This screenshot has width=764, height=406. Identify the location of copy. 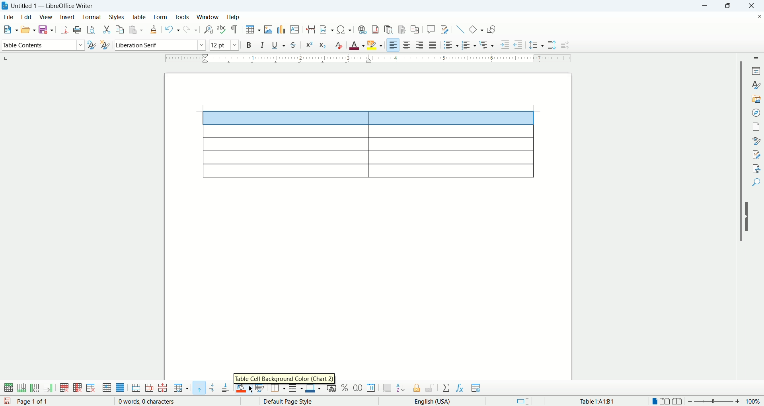
(121, 29).